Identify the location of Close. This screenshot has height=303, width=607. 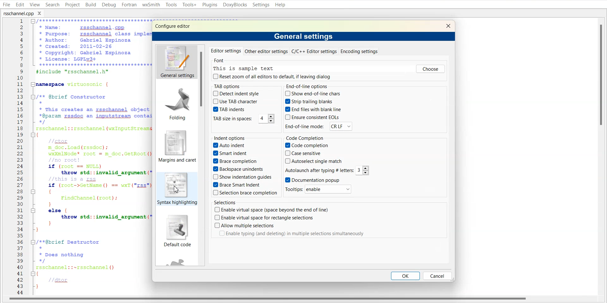
(448, 26).